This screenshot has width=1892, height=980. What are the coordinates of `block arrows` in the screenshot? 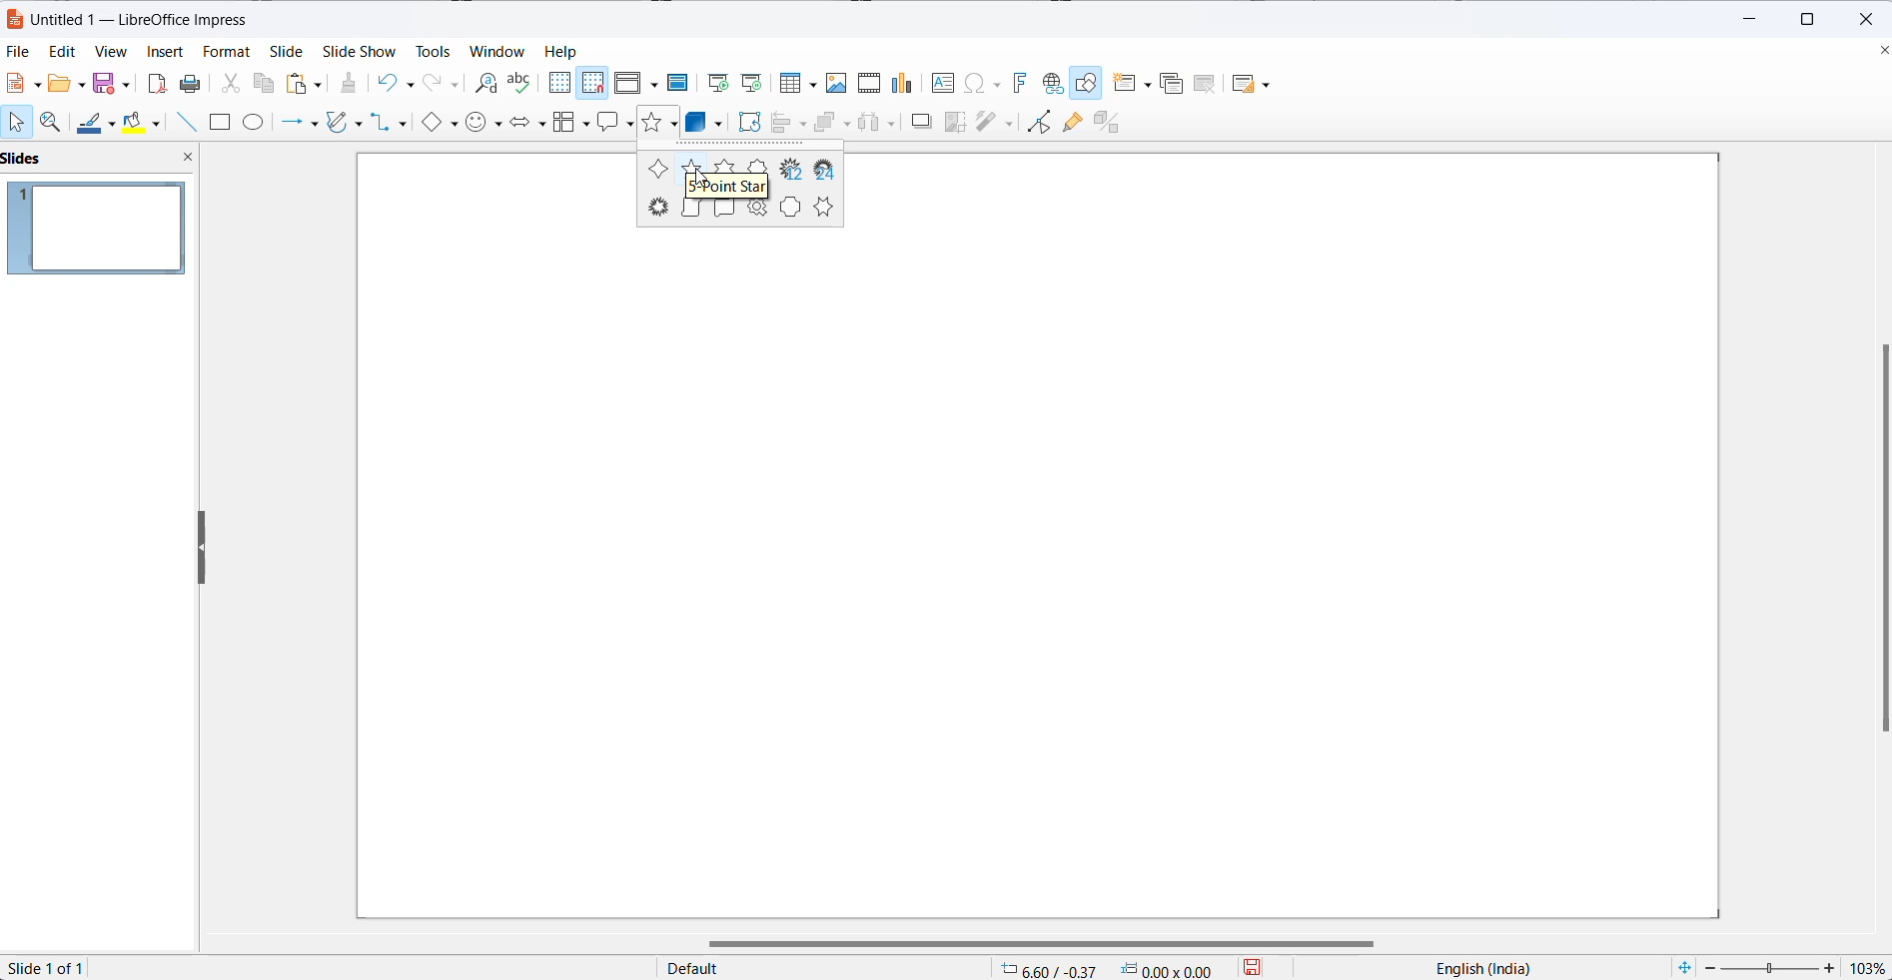 It's located at (526, 122).